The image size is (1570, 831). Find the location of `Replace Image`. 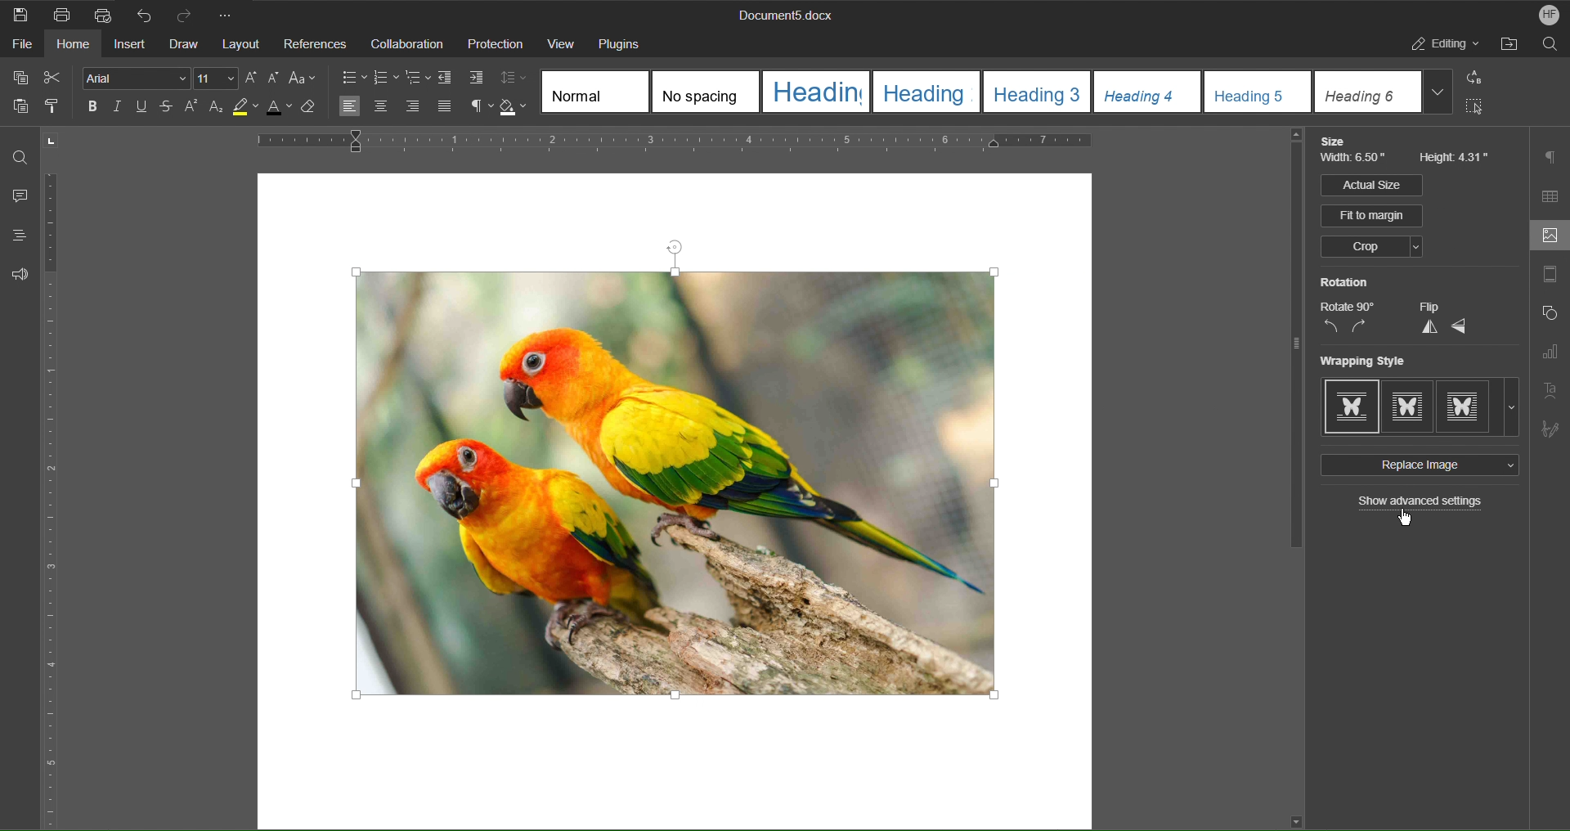

Replace Image is located at coordinates (1417, 465).